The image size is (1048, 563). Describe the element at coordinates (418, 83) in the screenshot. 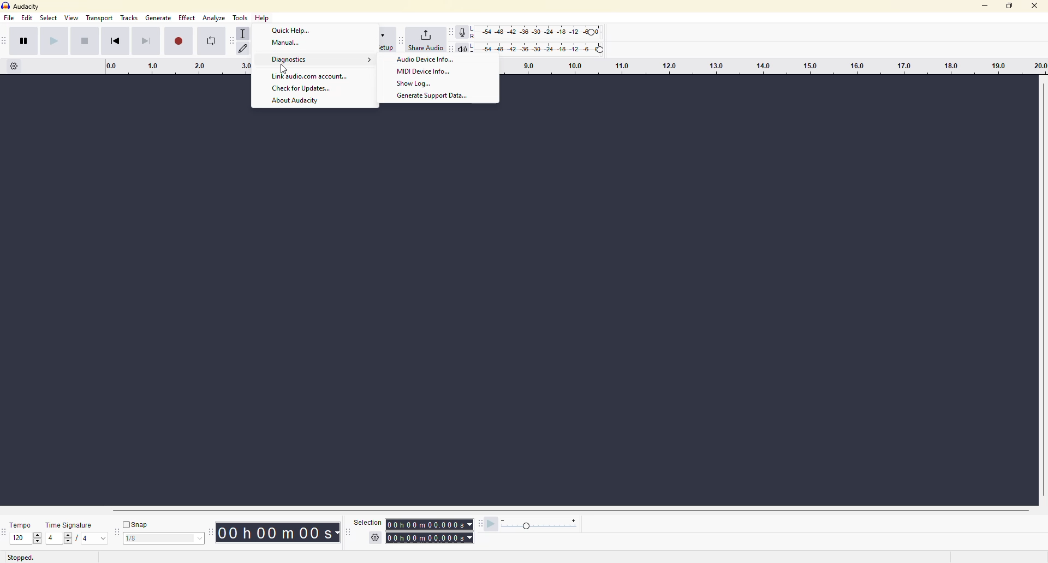

I see `Show Log...` at that location.